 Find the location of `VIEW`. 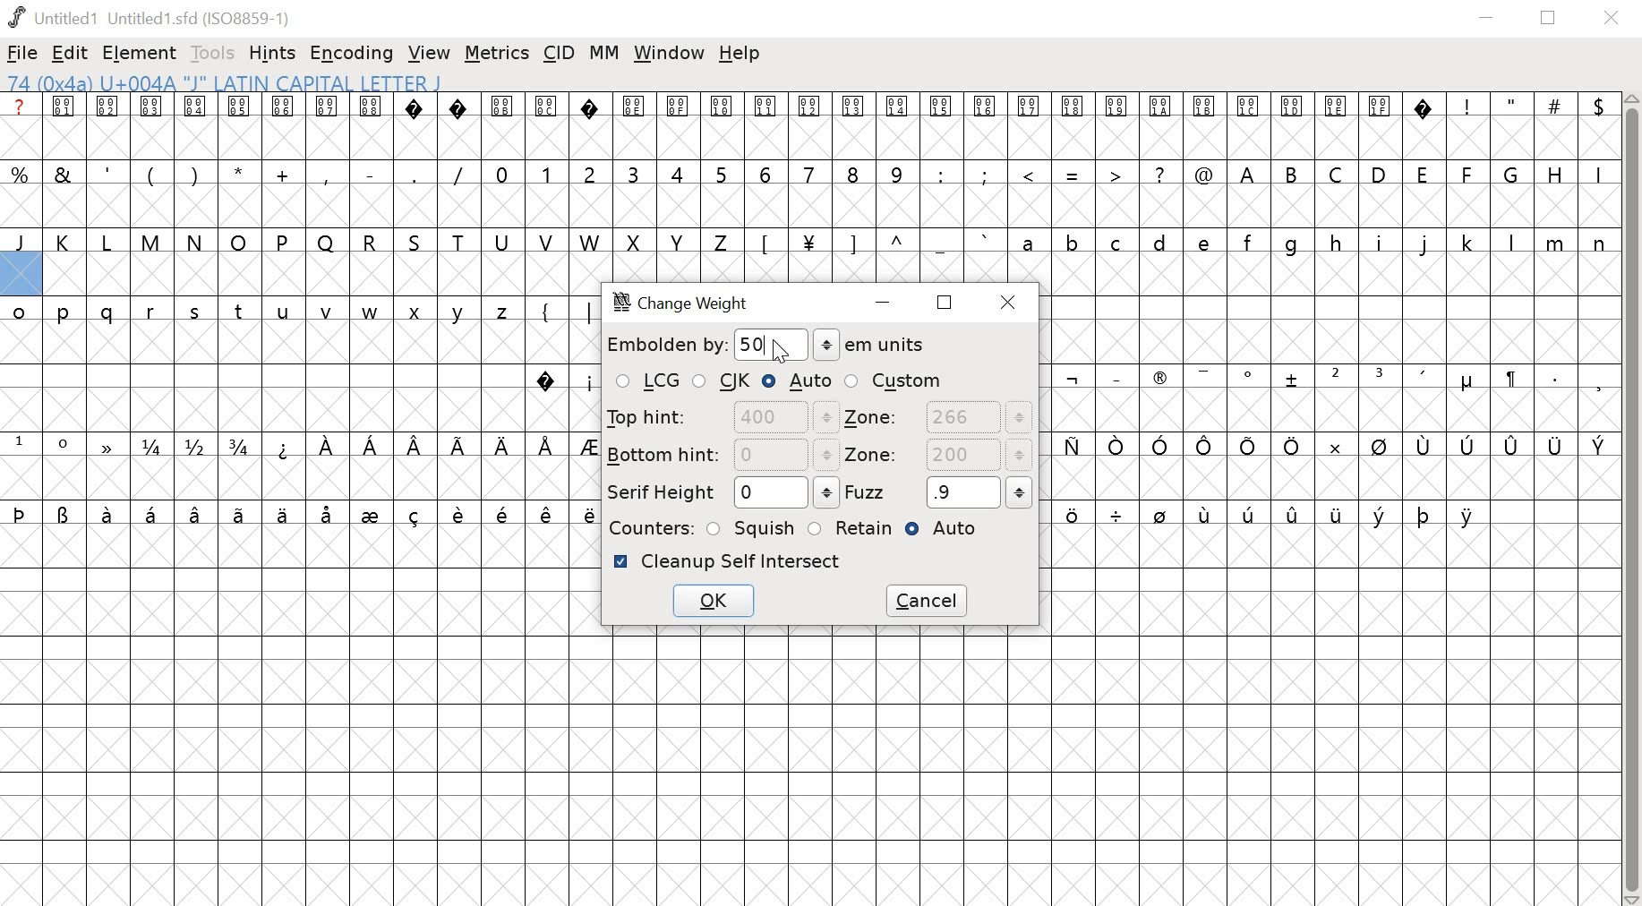

VIEW is located at coordinates (429, 55).